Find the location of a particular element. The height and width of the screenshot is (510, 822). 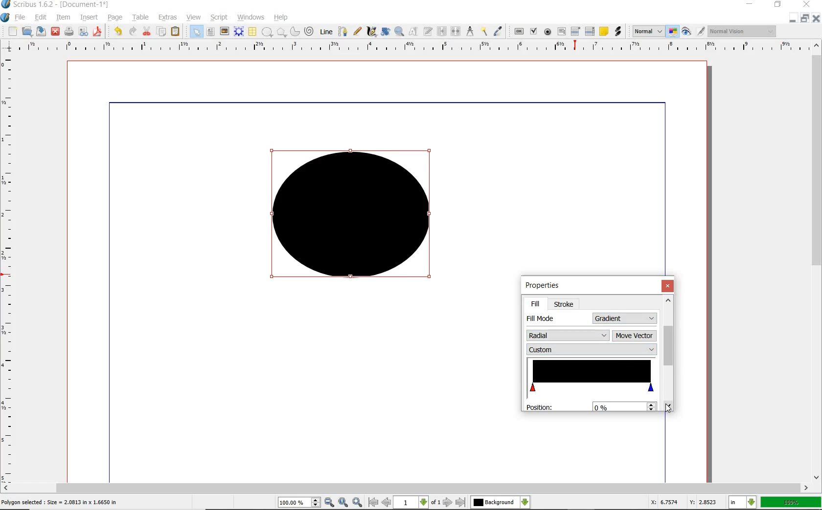

CLOSE is located at coordinates (805, 4).